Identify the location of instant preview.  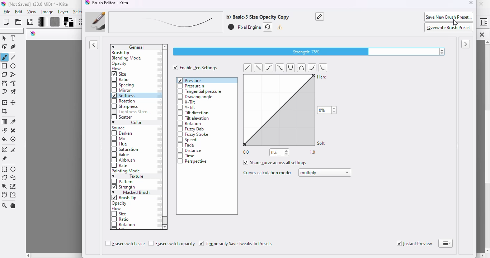
(414, 244).